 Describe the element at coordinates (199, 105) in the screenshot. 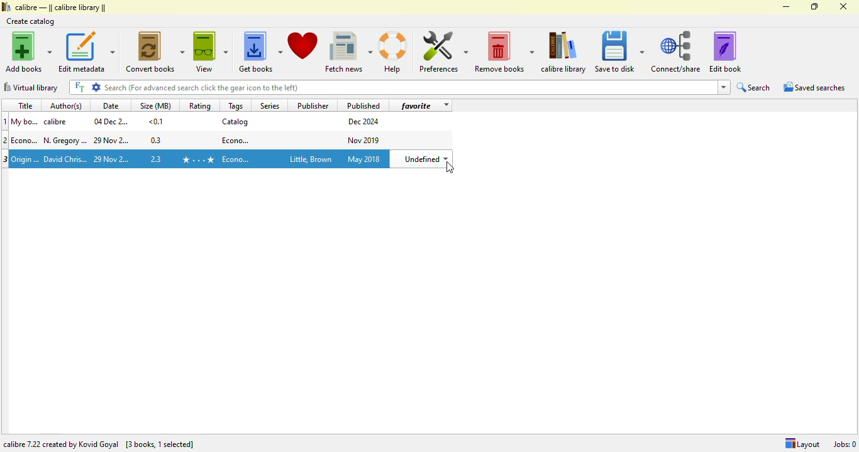

I see `rating` at that location.